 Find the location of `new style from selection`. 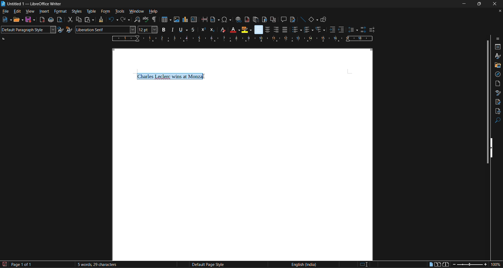

new style from selection is located at coordinates (69, 30).